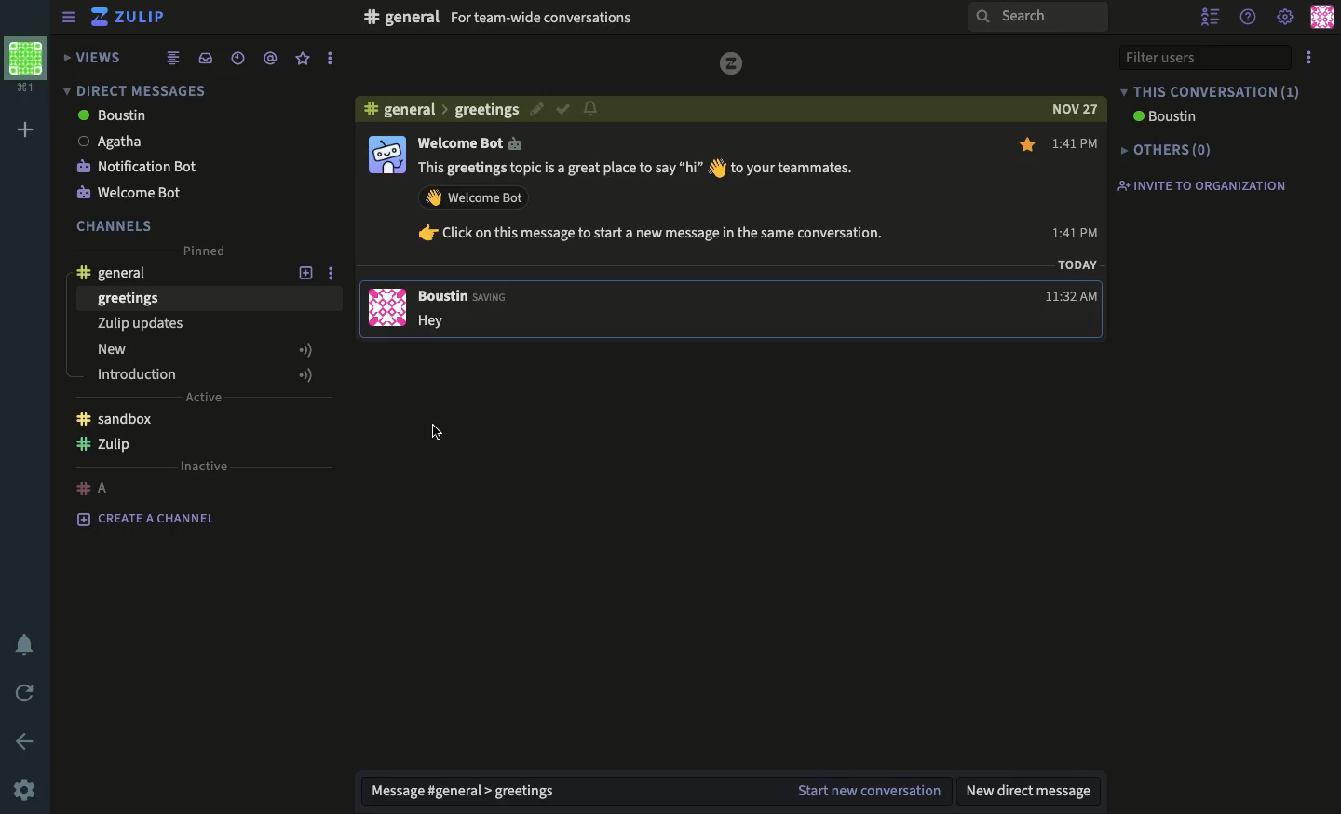 The height and width of the screenshot is (814, 1341). Describe the element at coordinates (121, 270) in the screenshot. I see `general` at that location.